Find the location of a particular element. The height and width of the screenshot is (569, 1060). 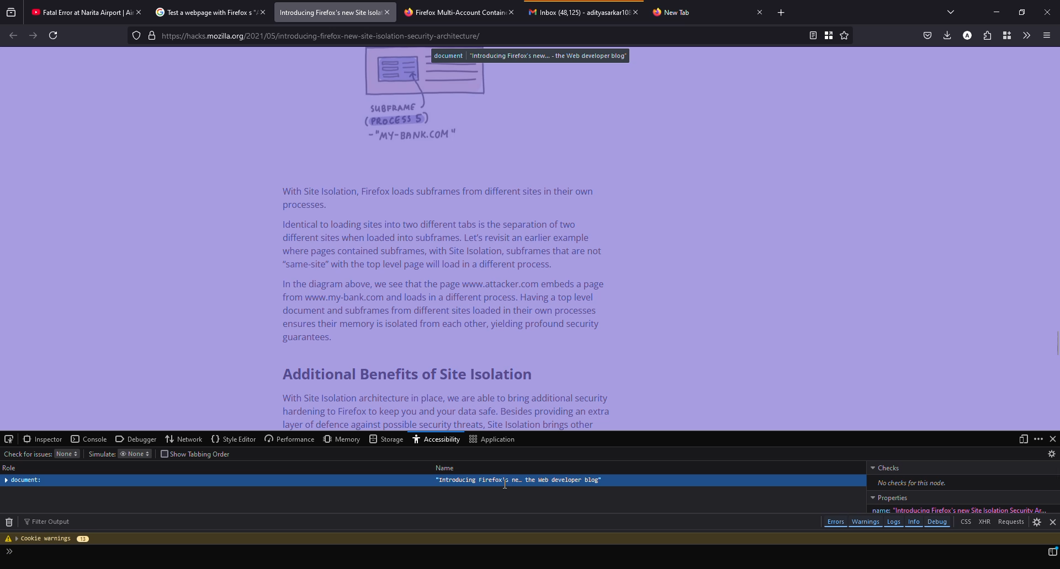

console is located at coordinates (88, 439).